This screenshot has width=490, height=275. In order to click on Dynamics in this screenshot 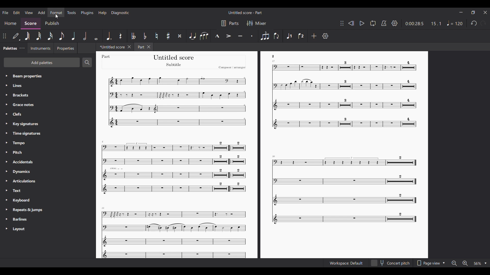, I will do `click(22, 171)`.